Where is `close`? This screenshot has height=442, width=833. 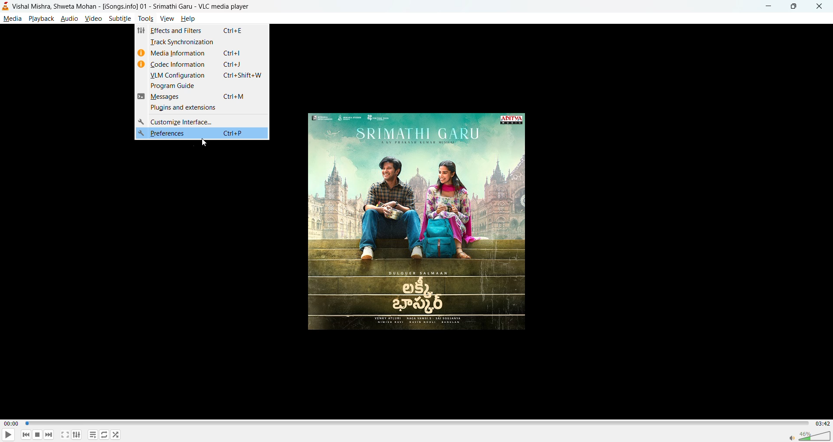 close is located at coordinates (817, 6).